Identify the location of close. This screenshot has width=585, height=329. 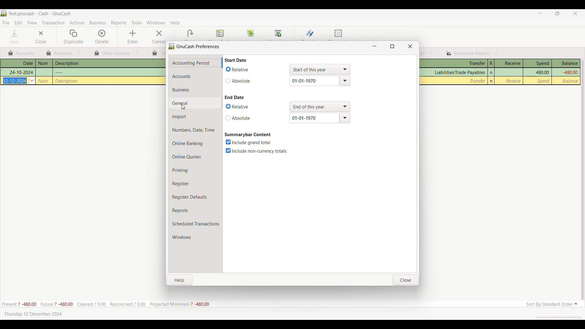
(497, 53).